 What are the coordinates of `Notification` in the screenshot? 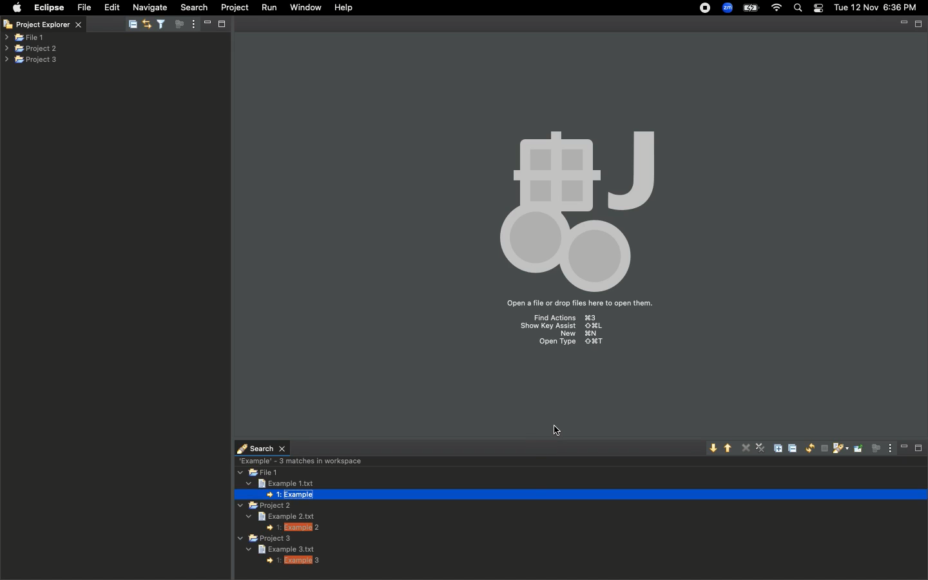 It's located at (818, 8).